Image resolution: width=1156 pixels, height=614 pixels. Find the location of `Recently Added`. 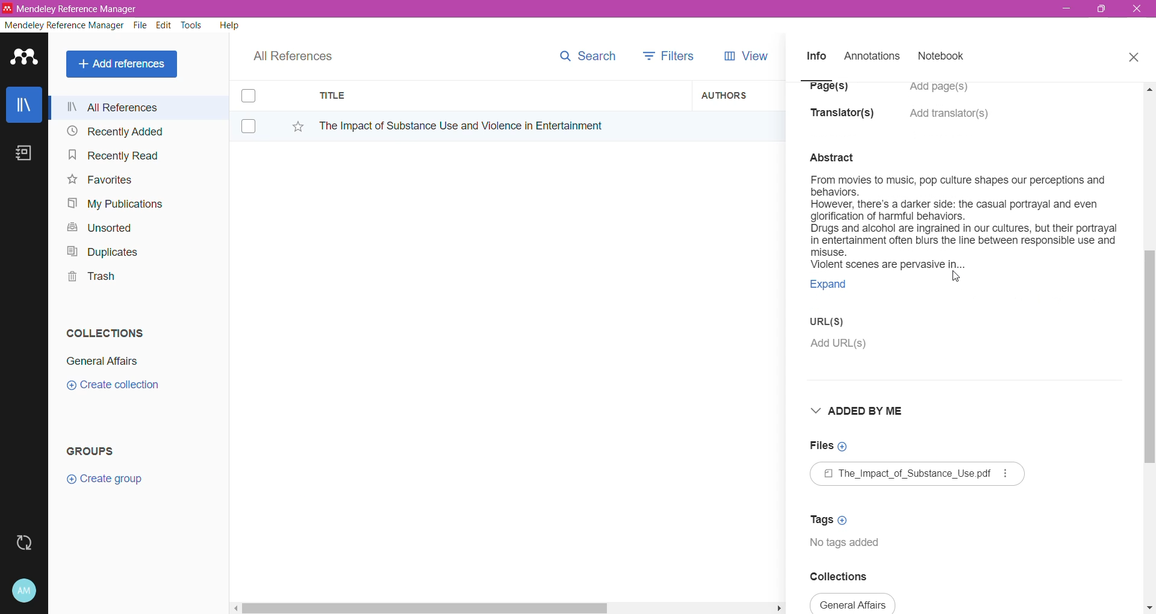

Recently Added is located at coordinates (113, 132).